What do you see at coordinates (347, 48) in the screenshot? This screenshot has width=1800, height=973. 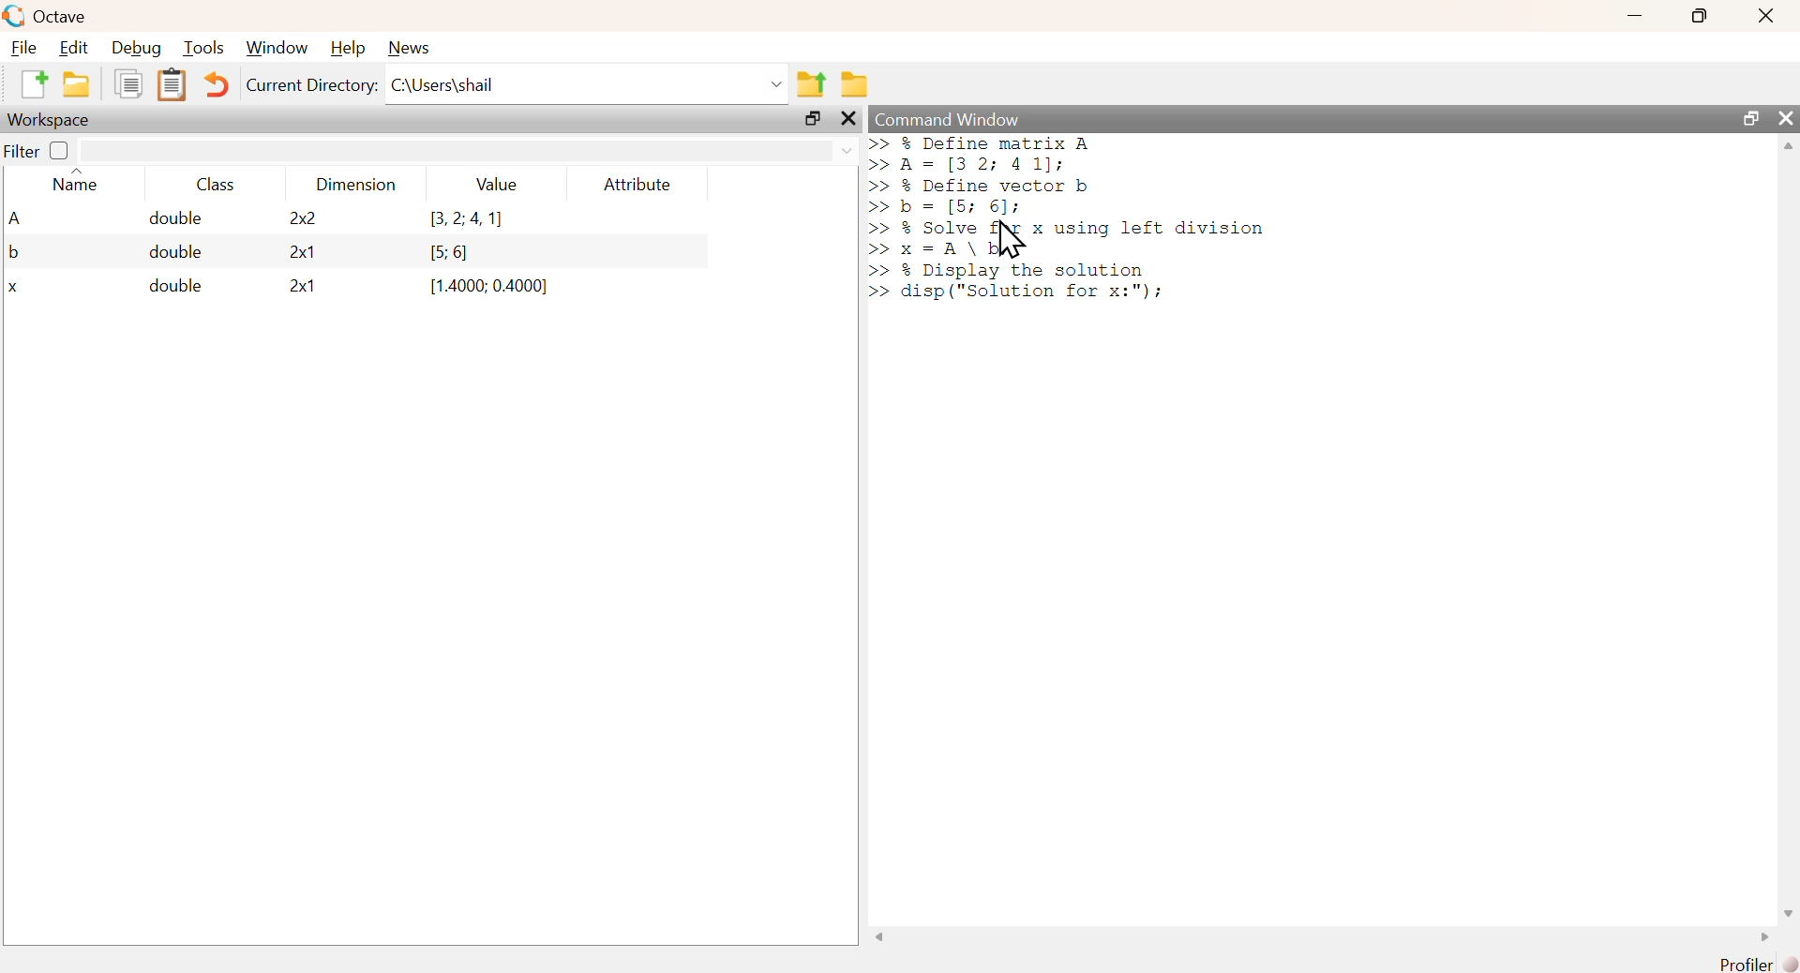 I see `help` at bounding box center [347, 48].